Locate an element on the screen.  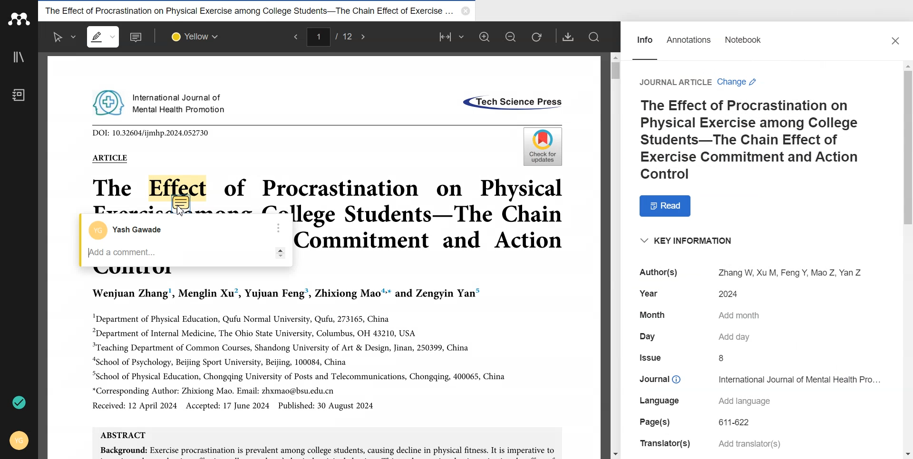
Issue 8 is located at coordinates (684, 358).